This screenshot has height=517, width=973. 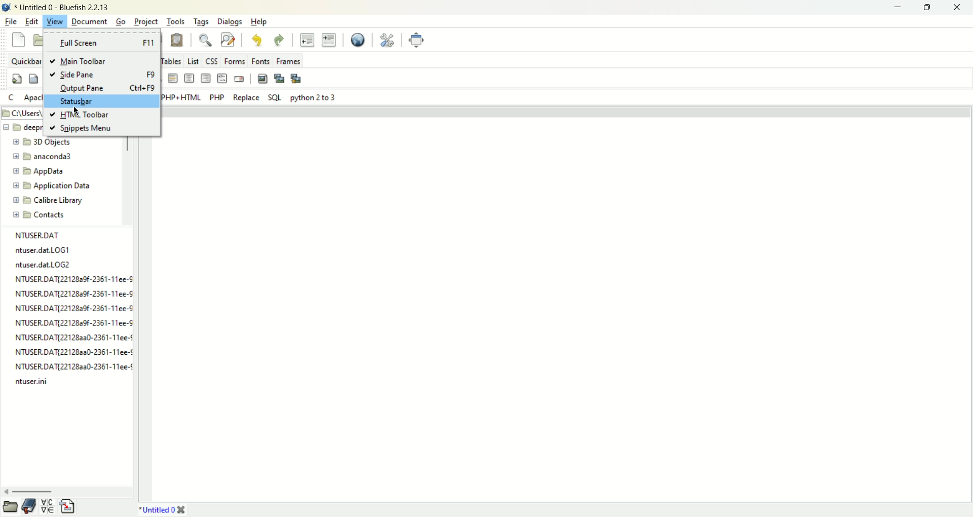 What do you see at coordinates (77, 110) in the screenshot?
I see `cursor` at bounding box center [77, 110].